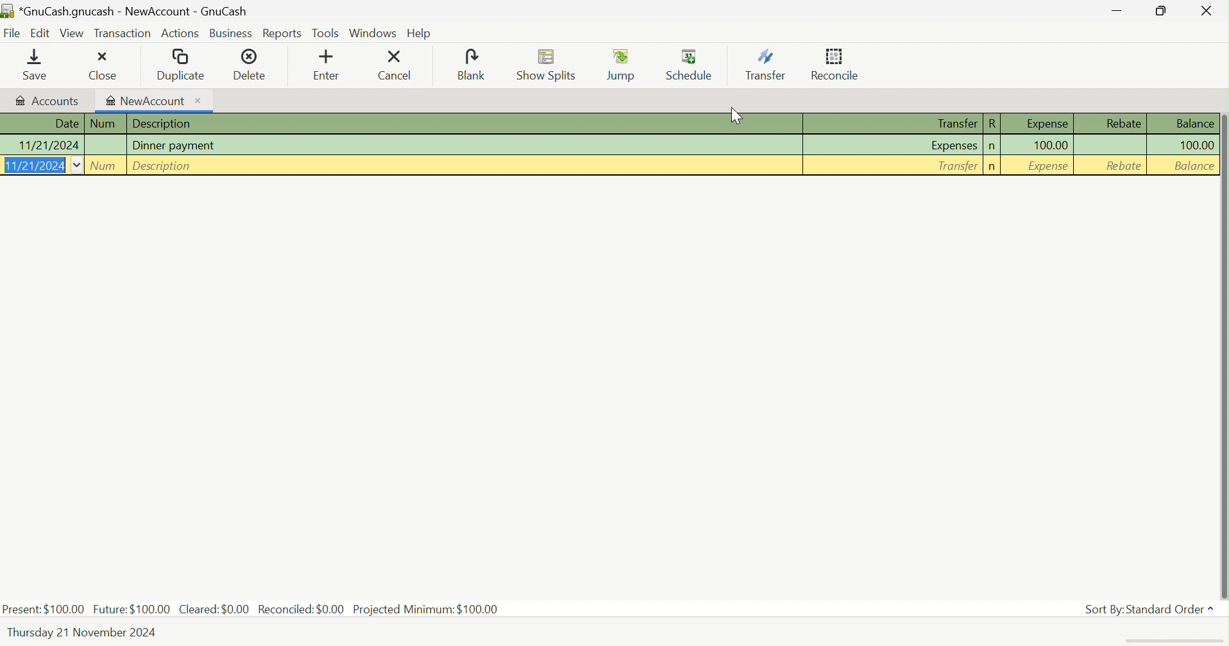 This screenshot has height=646, width=1229. What do you see at coordinates (471, 64) in the screenshot?
I see `Blank` at bounding box center [471, 64].